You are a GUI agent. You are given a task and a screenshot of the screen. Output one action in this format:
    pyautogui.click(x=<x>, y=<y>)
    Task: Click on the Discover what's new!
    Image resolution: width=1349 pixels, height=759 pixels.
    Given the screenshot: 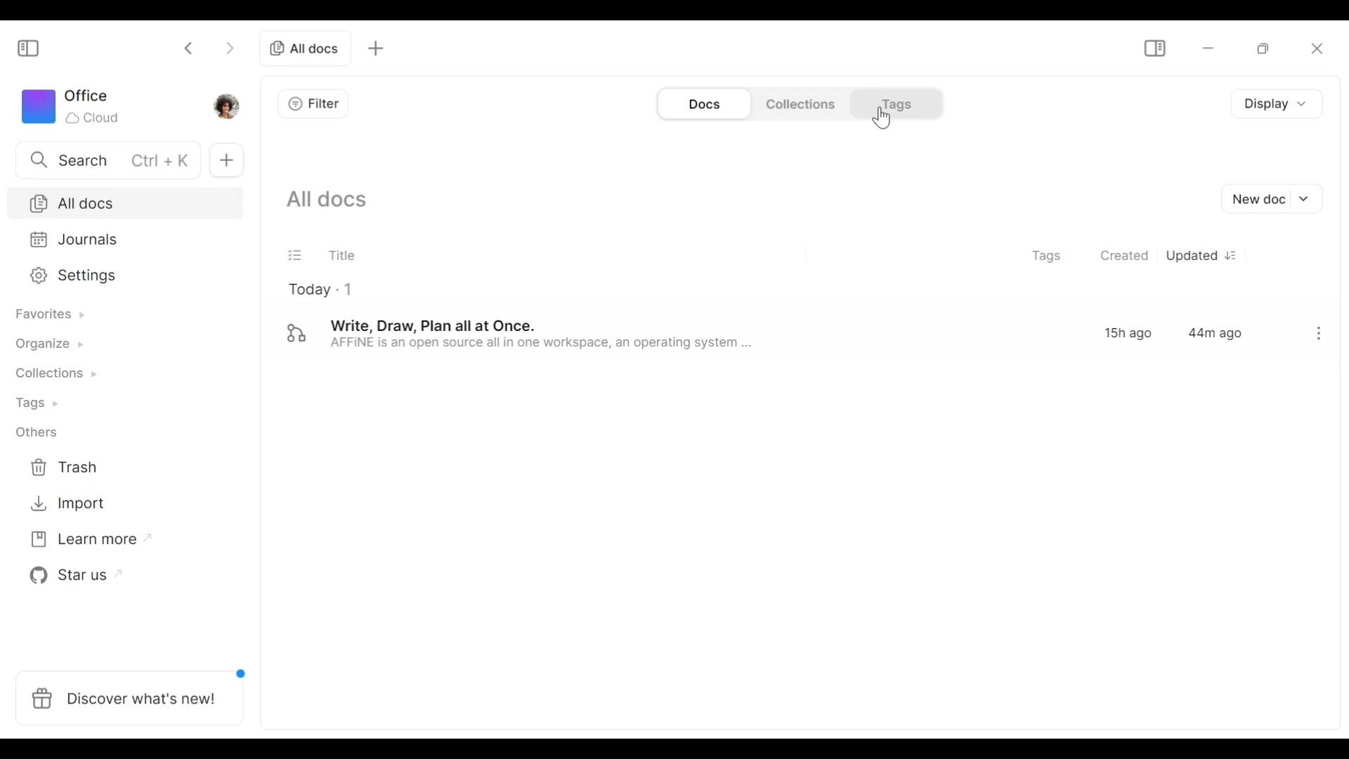 What is the action you would take?
    pyautogui.click(x=128, y=701)
    